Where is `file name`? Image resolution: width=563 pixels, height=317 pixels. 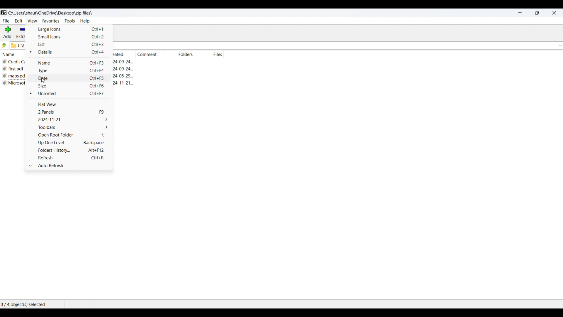 file name is located at coordinates (15, 77).